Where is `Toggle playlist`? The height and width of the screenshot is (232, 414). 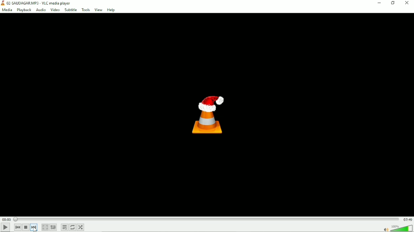 Toggle playlist is located at coordinates (64, 227).